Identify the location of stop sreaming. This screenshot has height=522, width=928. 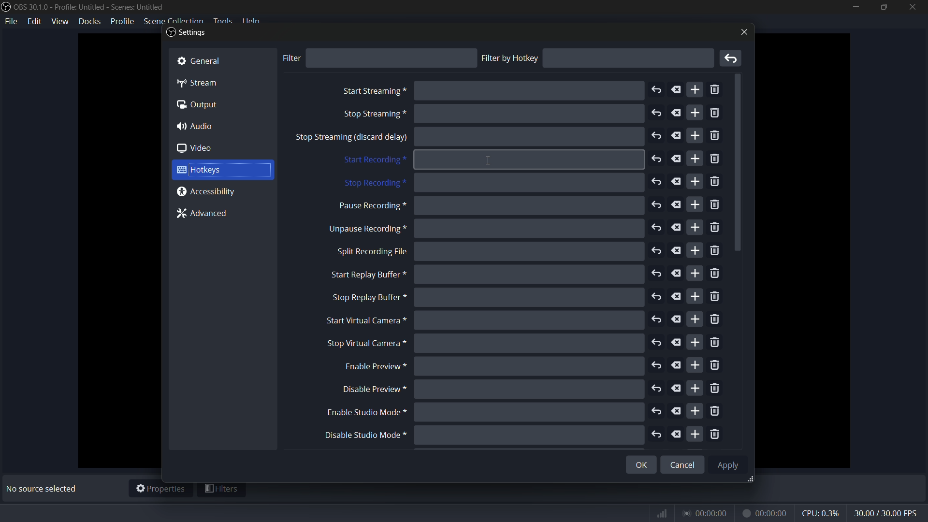
(351, 138).